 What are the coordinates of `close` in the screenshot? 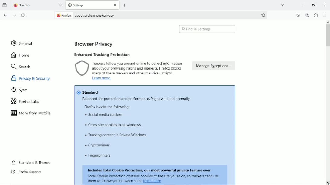 It's located at (114, 5).